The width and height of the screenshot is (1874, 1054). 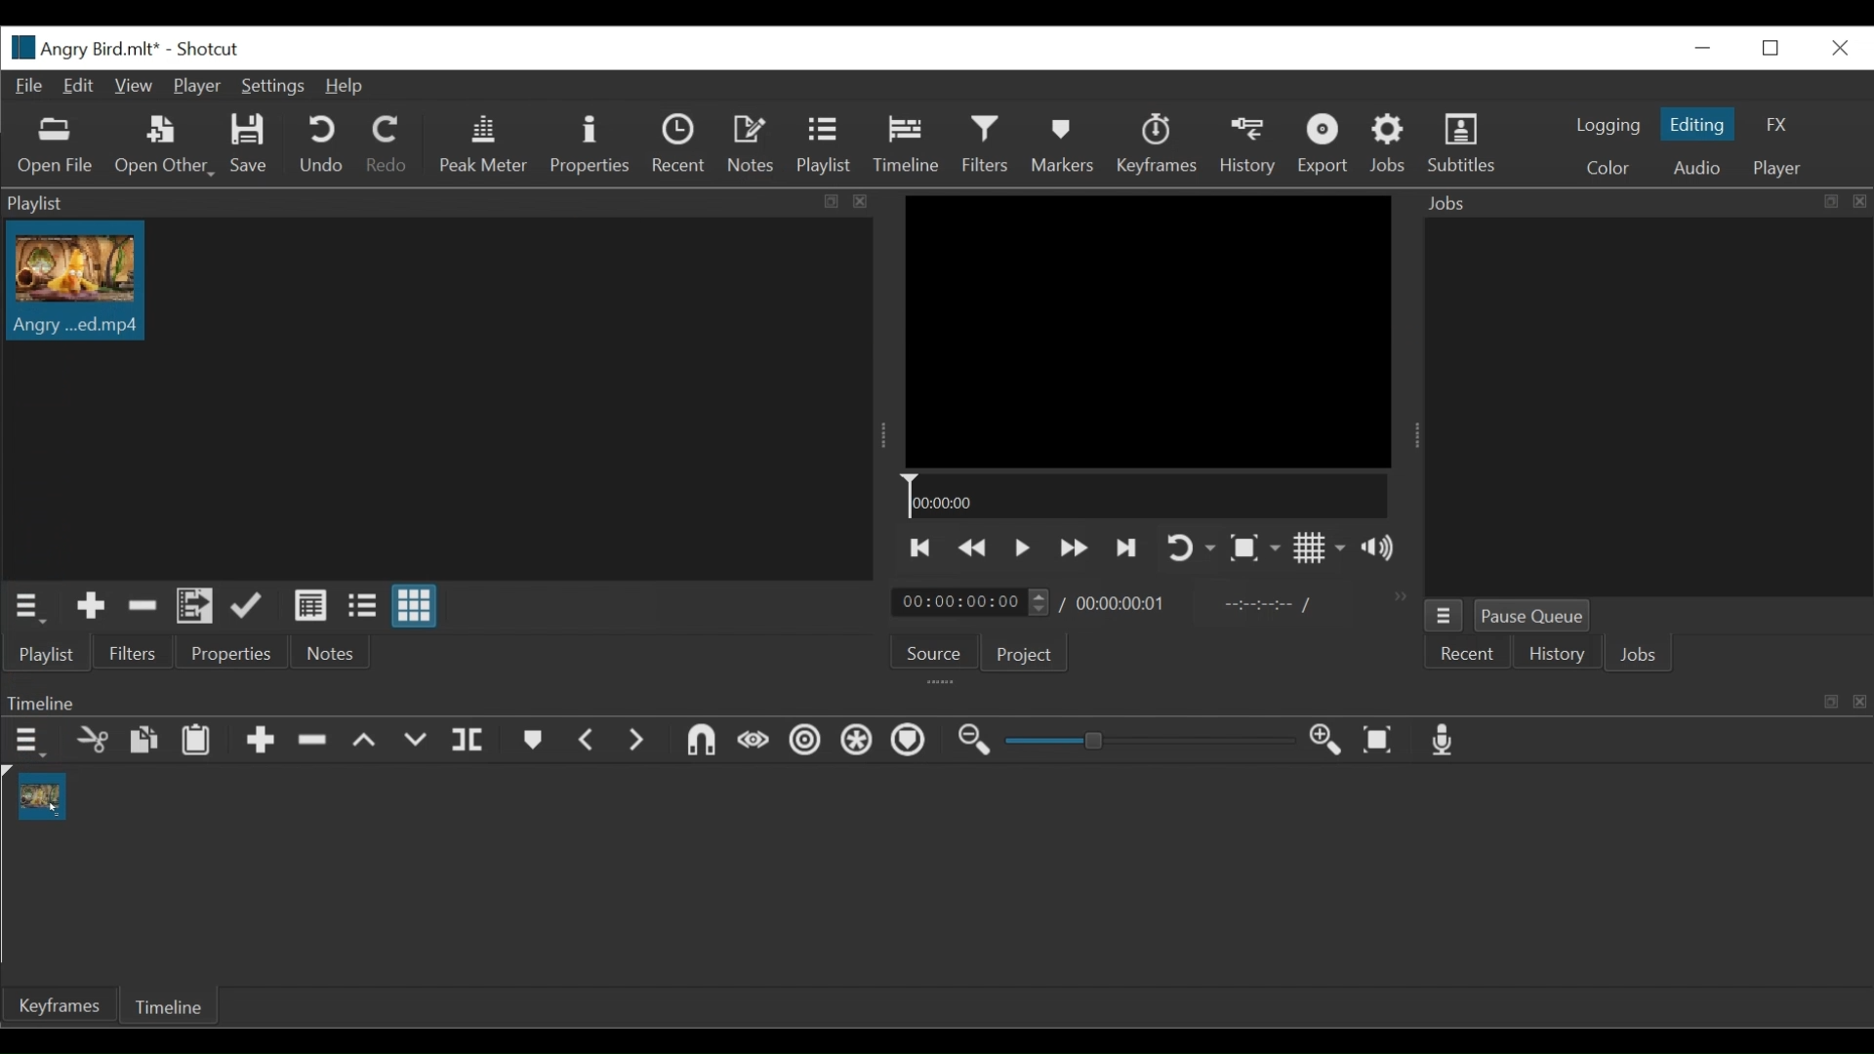 What do you see at coordinates (1380, 741) in the screenshot?
I see `Zoom timeline to fit` at bounding box center [1380, 741].